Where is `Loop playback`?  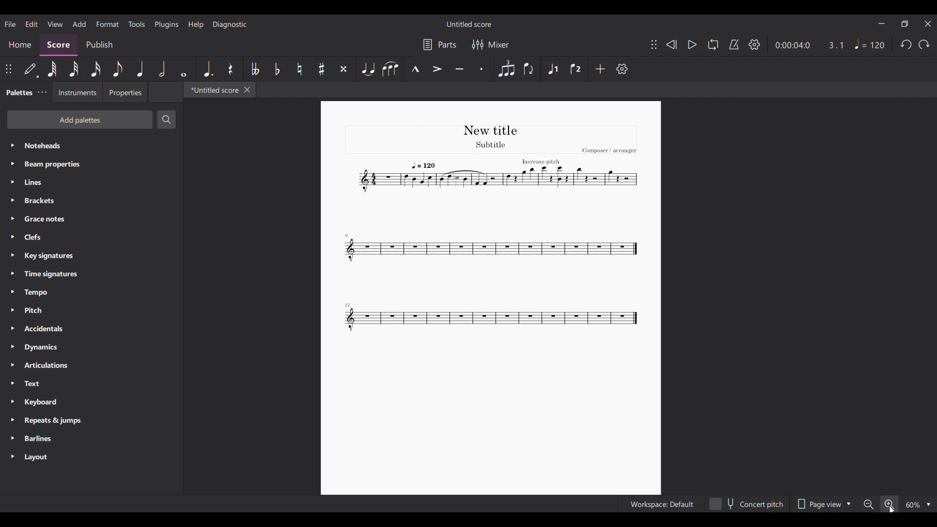
Loop playback is located at coordinates (713, 44).